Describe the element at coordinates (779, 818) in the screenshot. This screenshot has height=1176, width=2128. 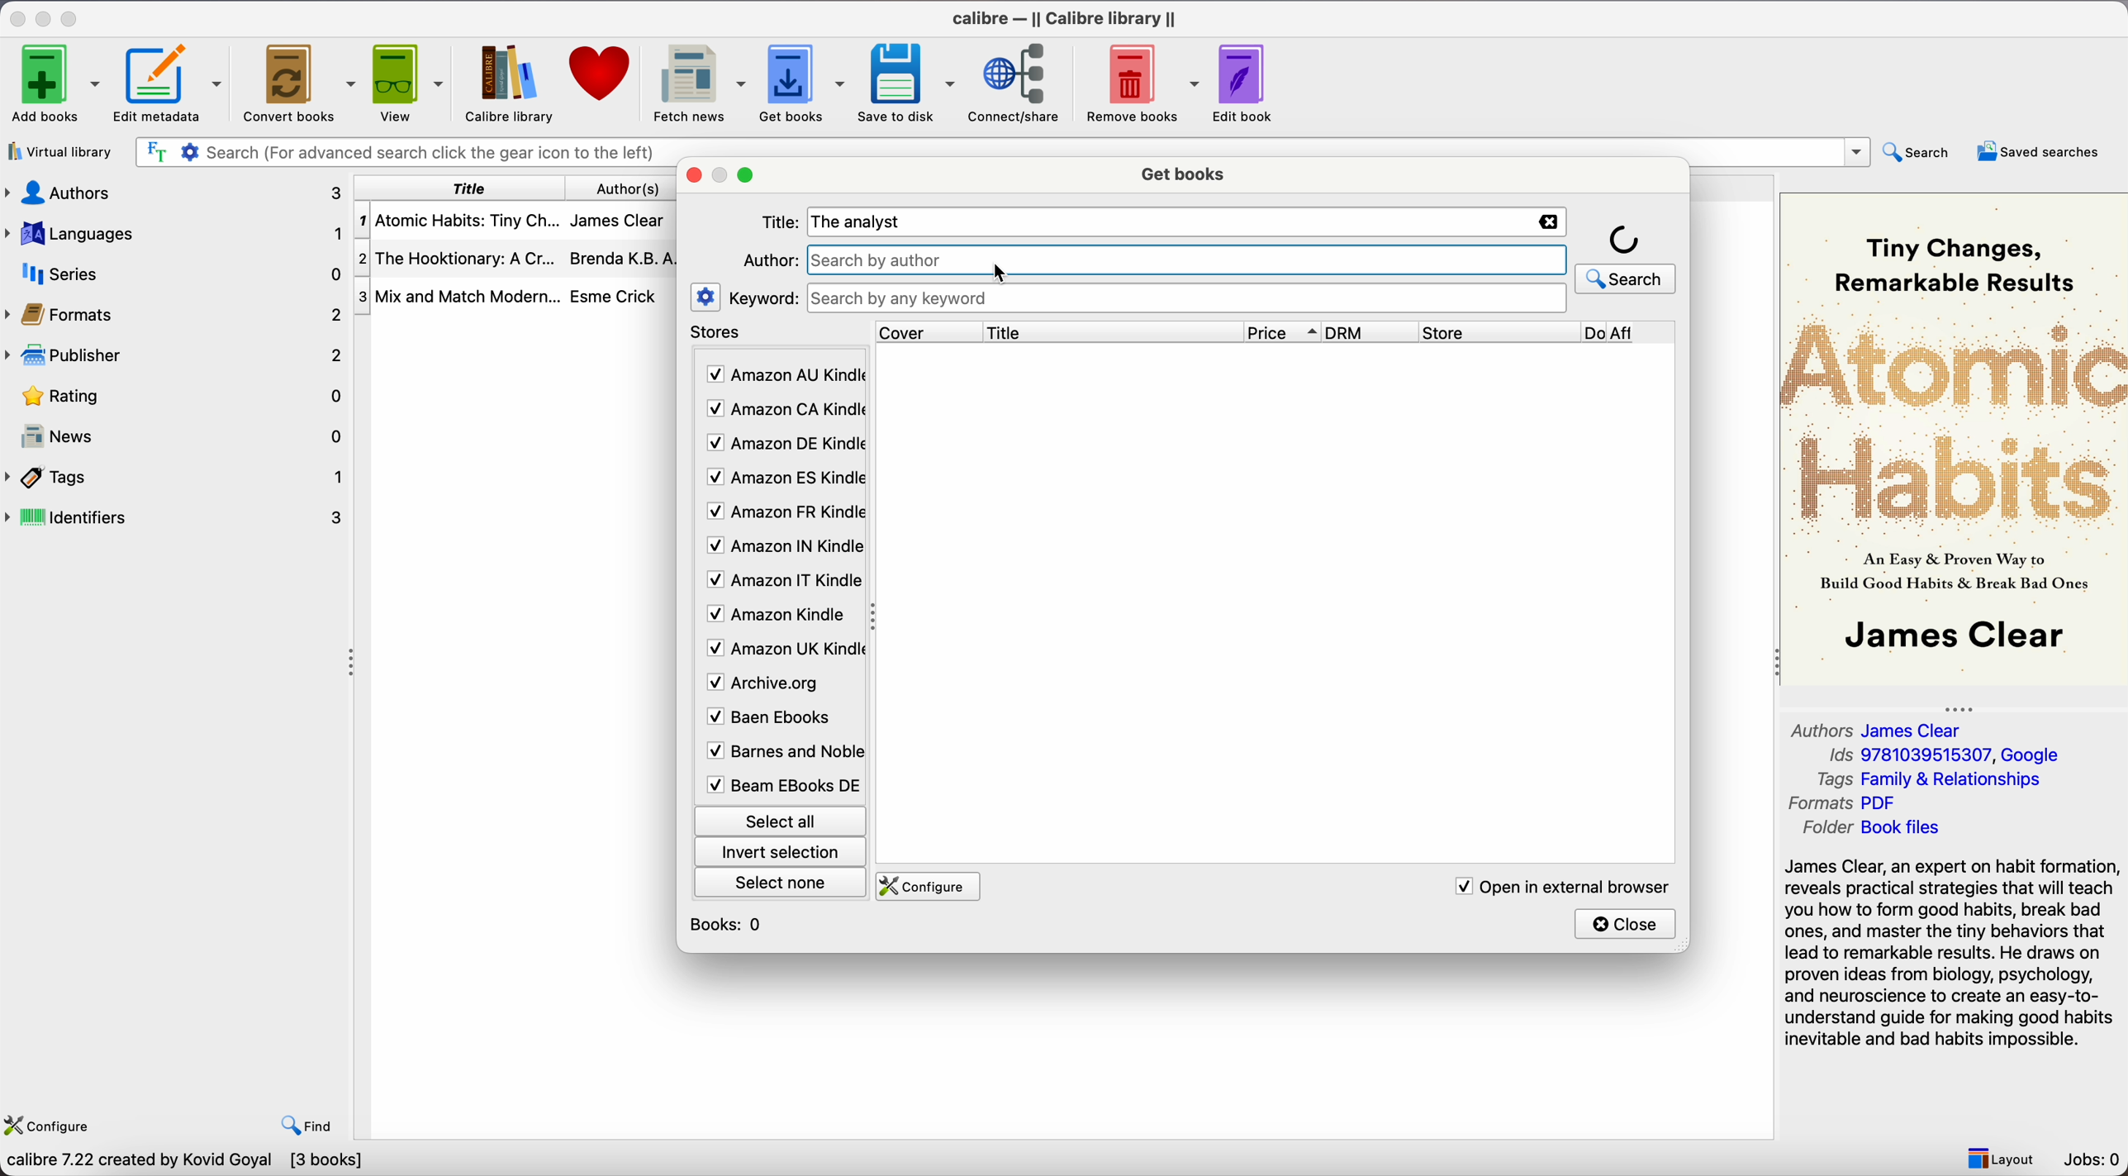
I see `select all` at that location.